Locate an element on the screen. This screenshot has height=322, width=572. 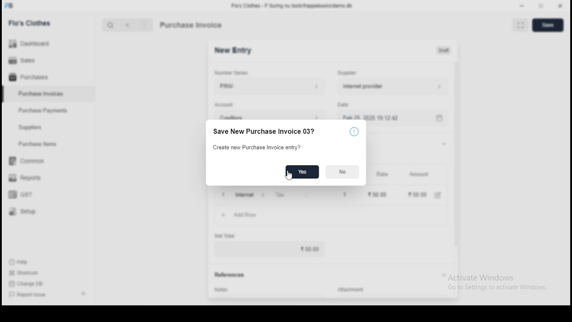
mouse pointer is located at coordinates (290, 176).